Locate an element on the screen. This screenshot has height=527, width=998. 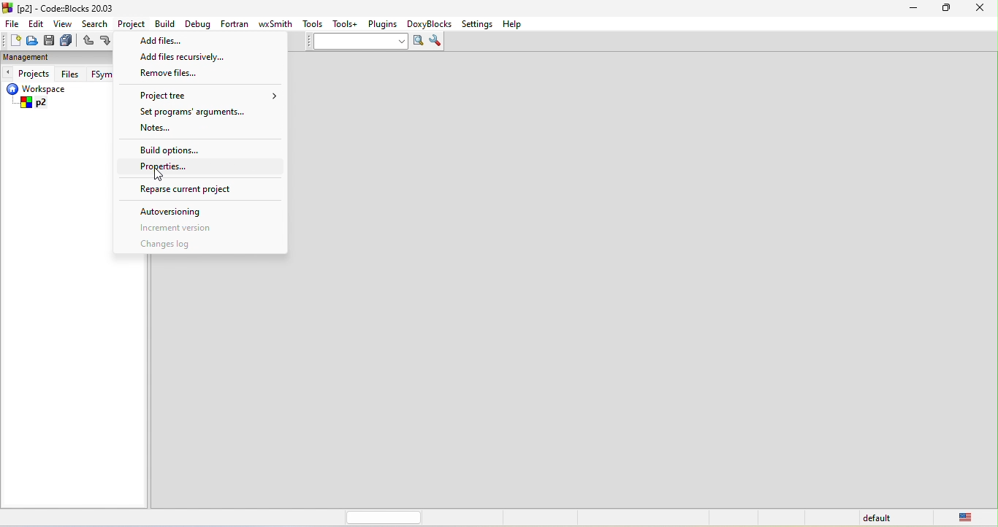
reparse current project is located at coordinates (194, 191).